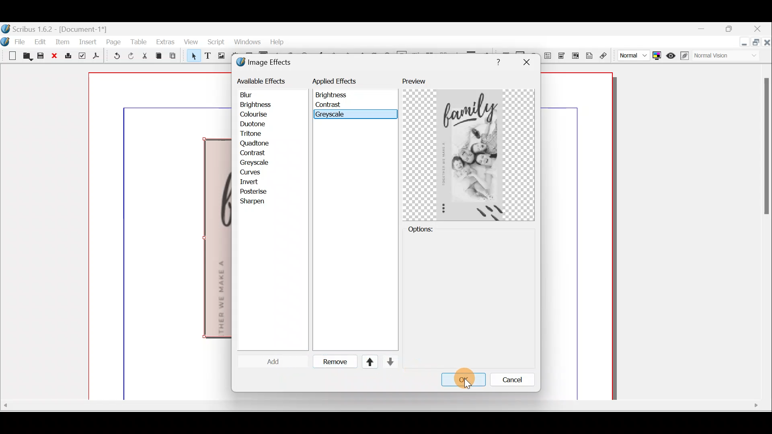 Image resolution: width=772 pixels, height=434 pixels. I want to click on Image effects, so click(268, 62).